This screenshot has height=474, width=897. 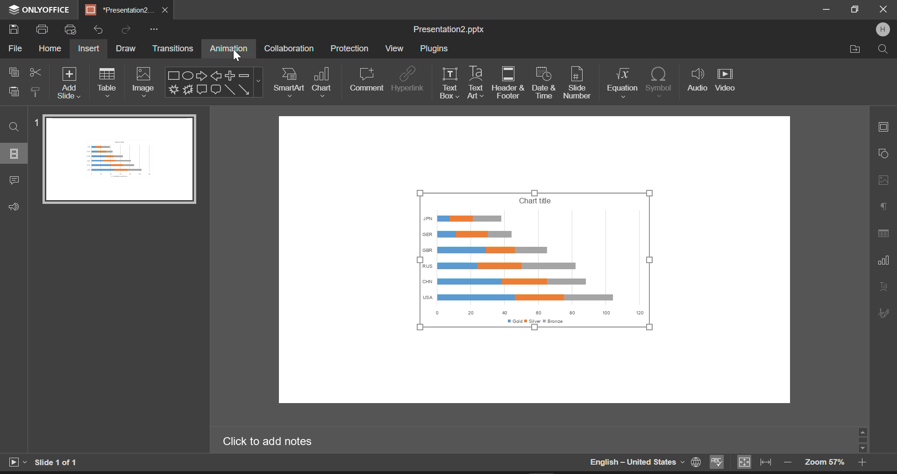 I want to click on Close, so click(x=883, y=10).